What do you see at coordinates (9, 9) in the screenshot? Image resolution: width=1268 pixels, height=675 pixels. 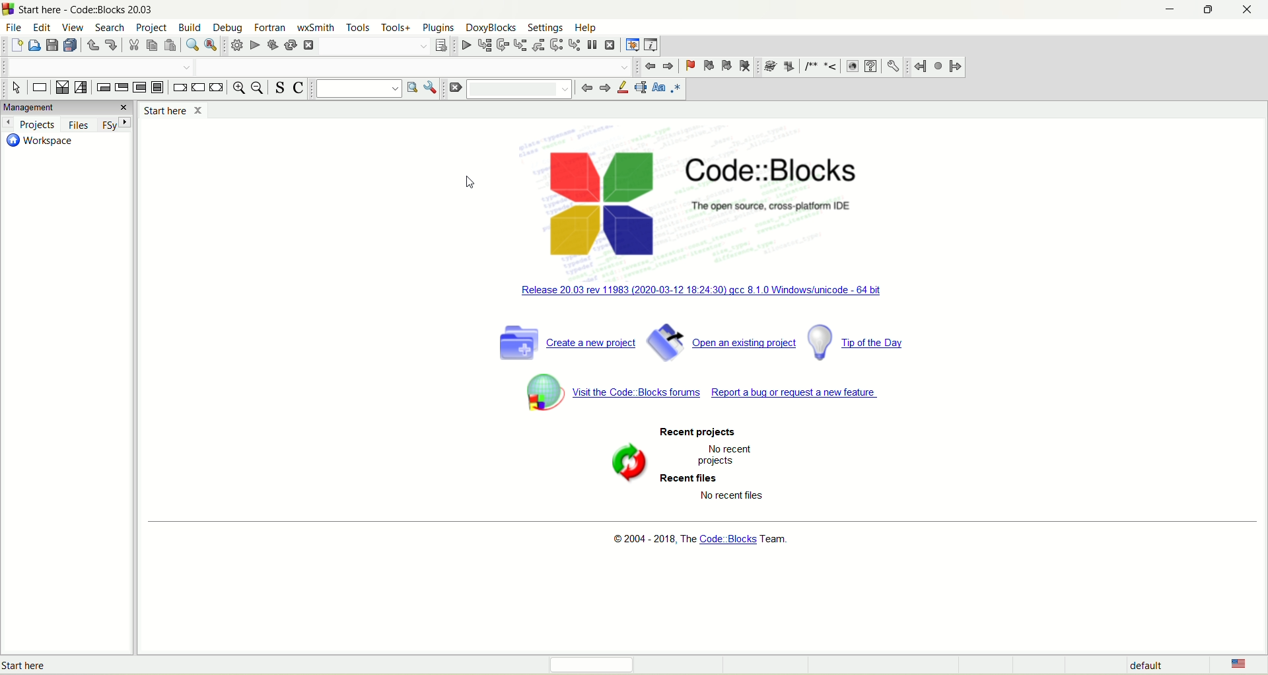 I see `logo` at bounding box center [9, 9].